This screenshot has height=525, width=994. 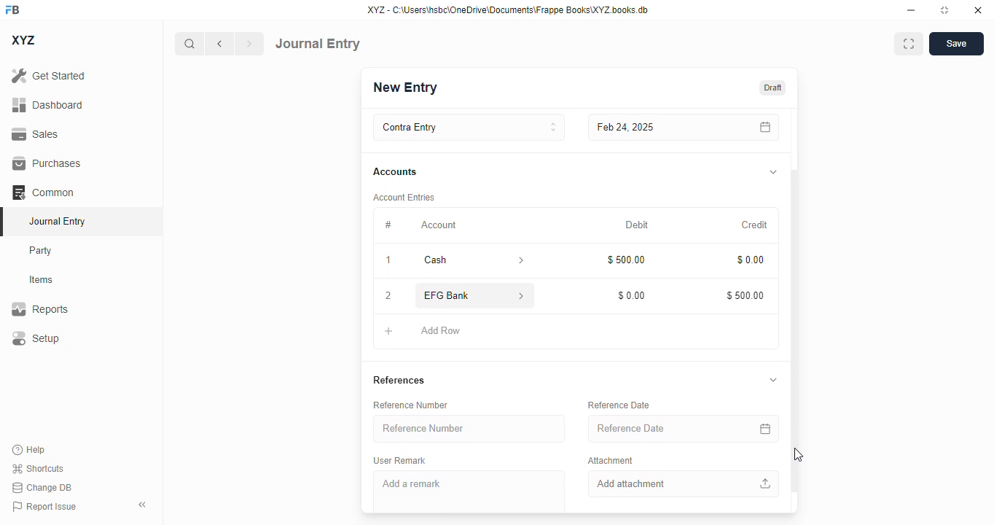 What do you see at coordinates (452, 295) in the screenshot?
I see `EFG Bank` at bounding box center [452, 295].